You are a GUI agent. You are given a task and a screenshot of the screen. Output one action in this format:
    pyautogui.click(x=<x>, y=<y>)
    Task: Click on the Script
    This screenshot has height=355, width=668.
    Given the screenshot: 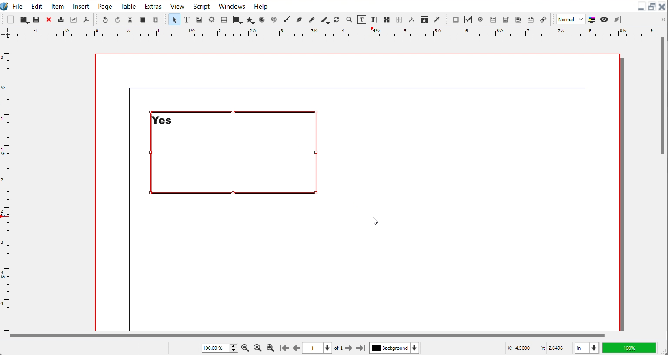 What is the action you would take?
    pyautogui.click(x=202, y=6)
    